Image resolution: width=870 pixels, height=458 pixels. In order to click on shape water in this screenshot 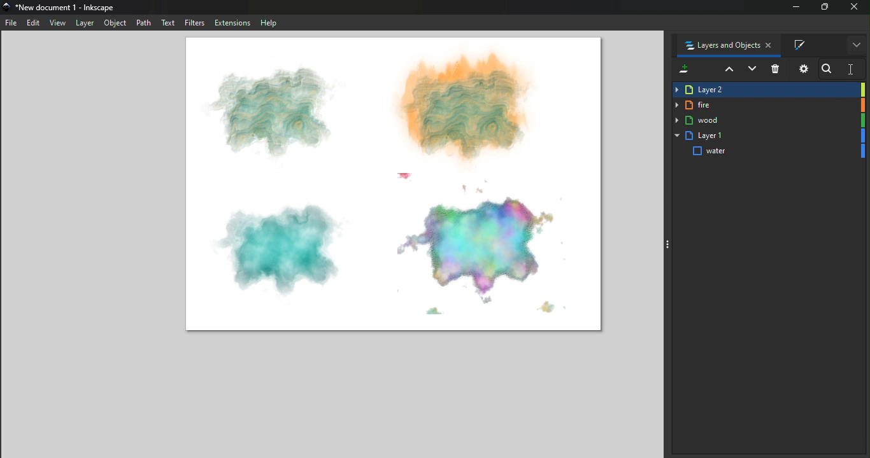, I will do `click(769, 151)`.